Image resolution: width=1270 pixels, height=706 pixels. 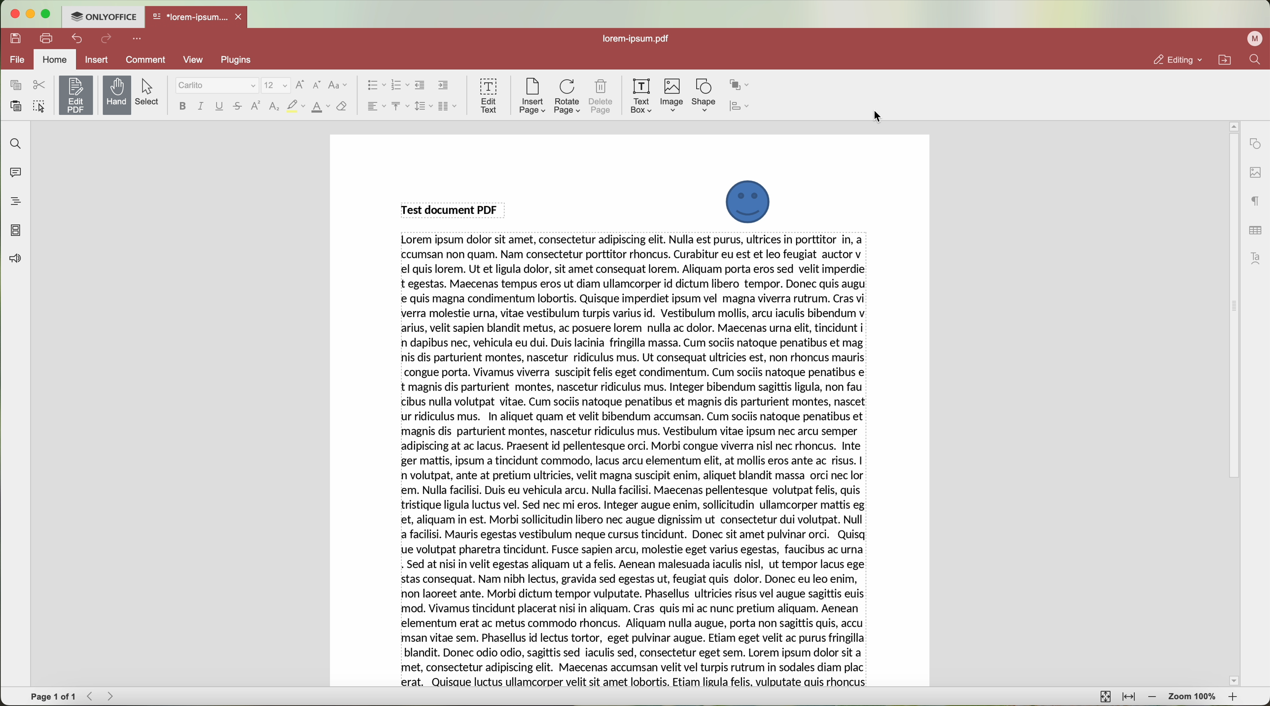 What do you see at coordinates (139, 39) in the screenshot?
I see `customize quick access toolbar` at bounding box center [139, 39].